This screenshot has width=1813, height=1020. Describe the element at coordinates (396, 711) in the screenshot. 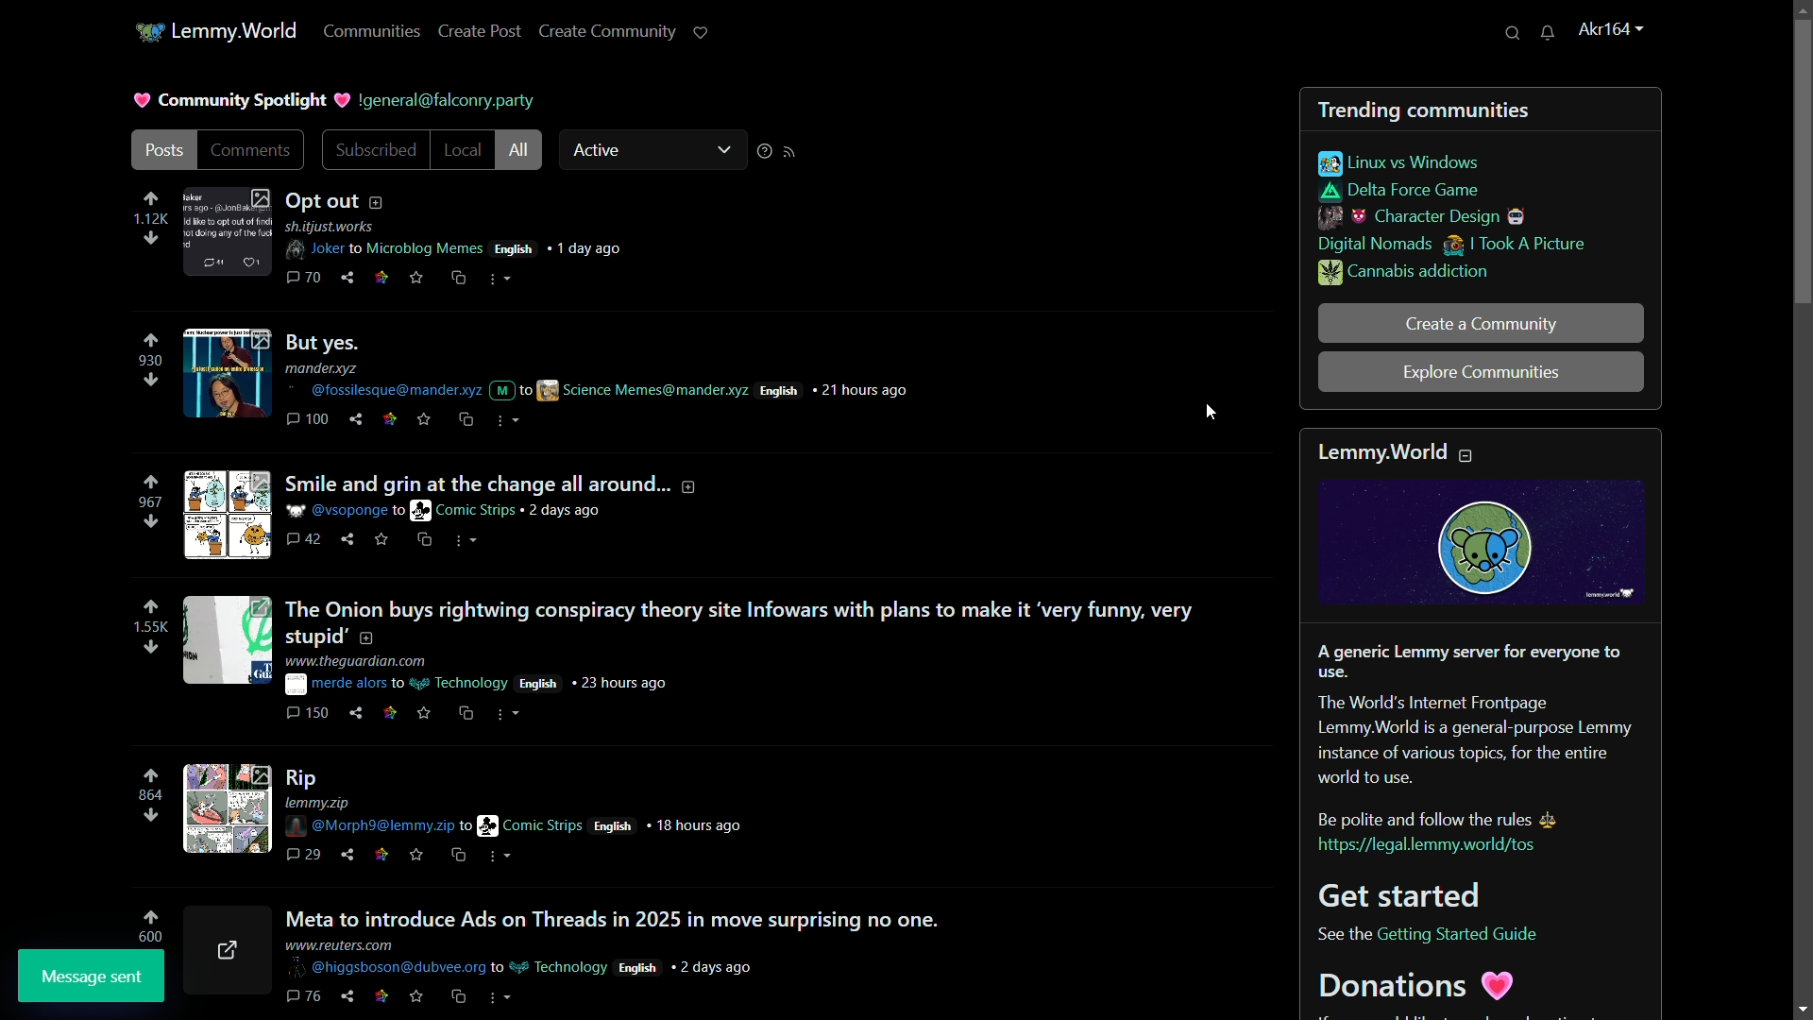

I see `link` at that location.